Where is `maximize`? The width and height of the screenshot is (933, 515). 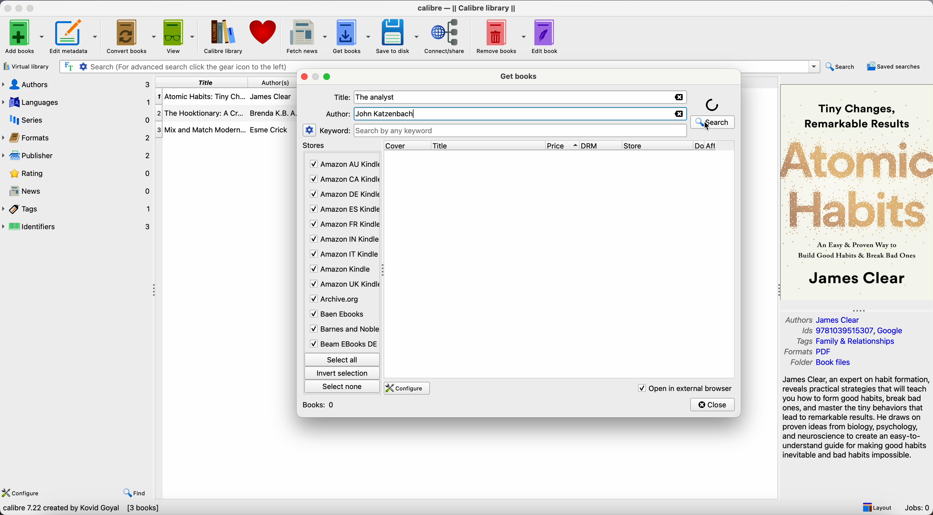 maximize is located at coordinates (327, 78).